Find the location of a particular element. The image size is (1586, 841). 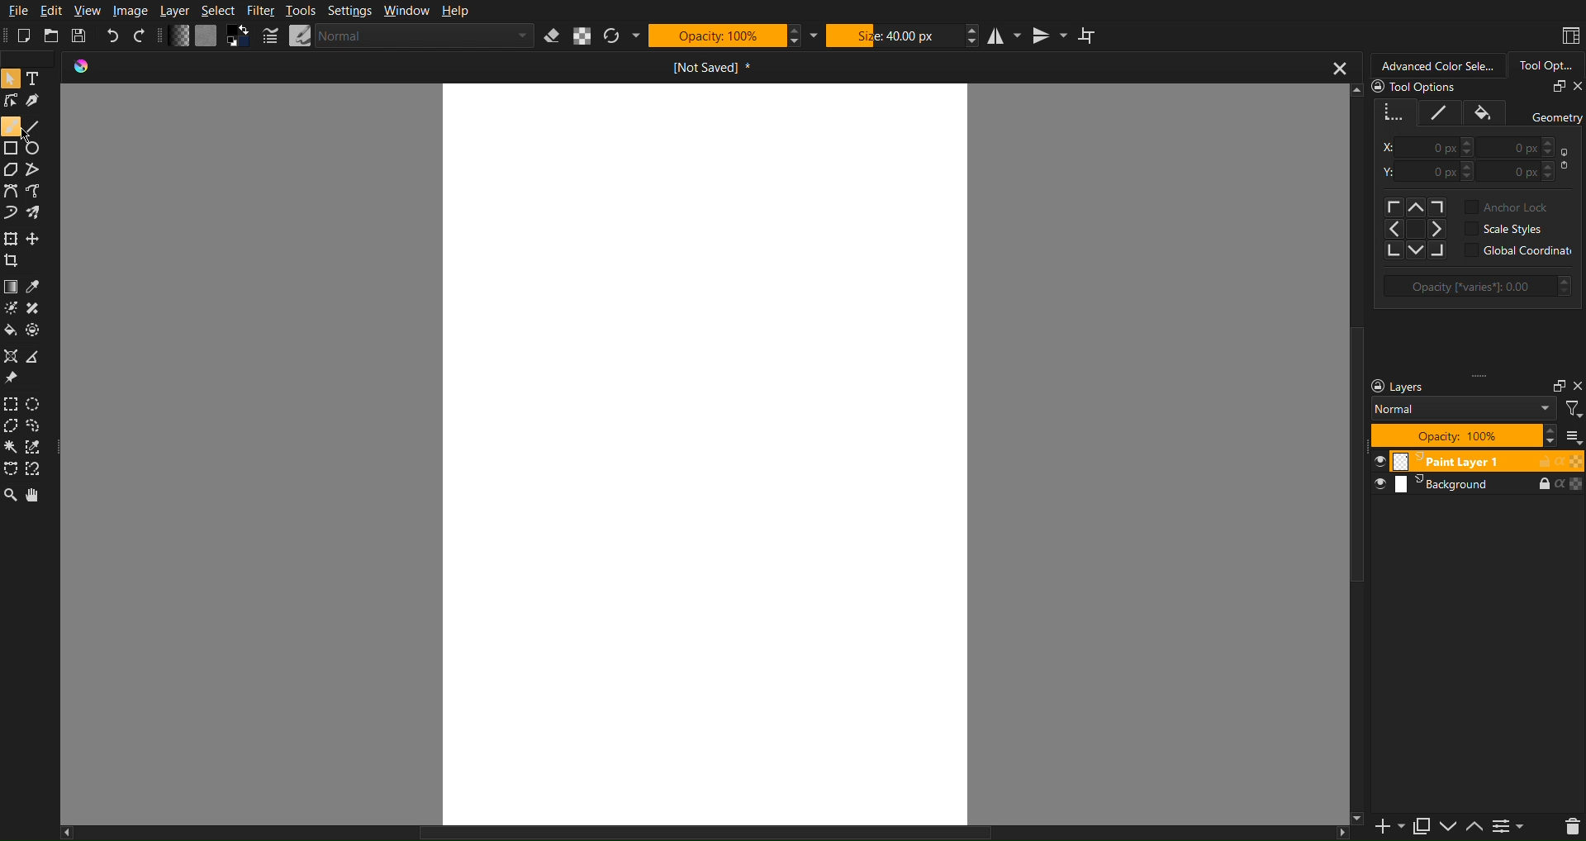

Magnet Marquee is located at coordinates (38, 470).